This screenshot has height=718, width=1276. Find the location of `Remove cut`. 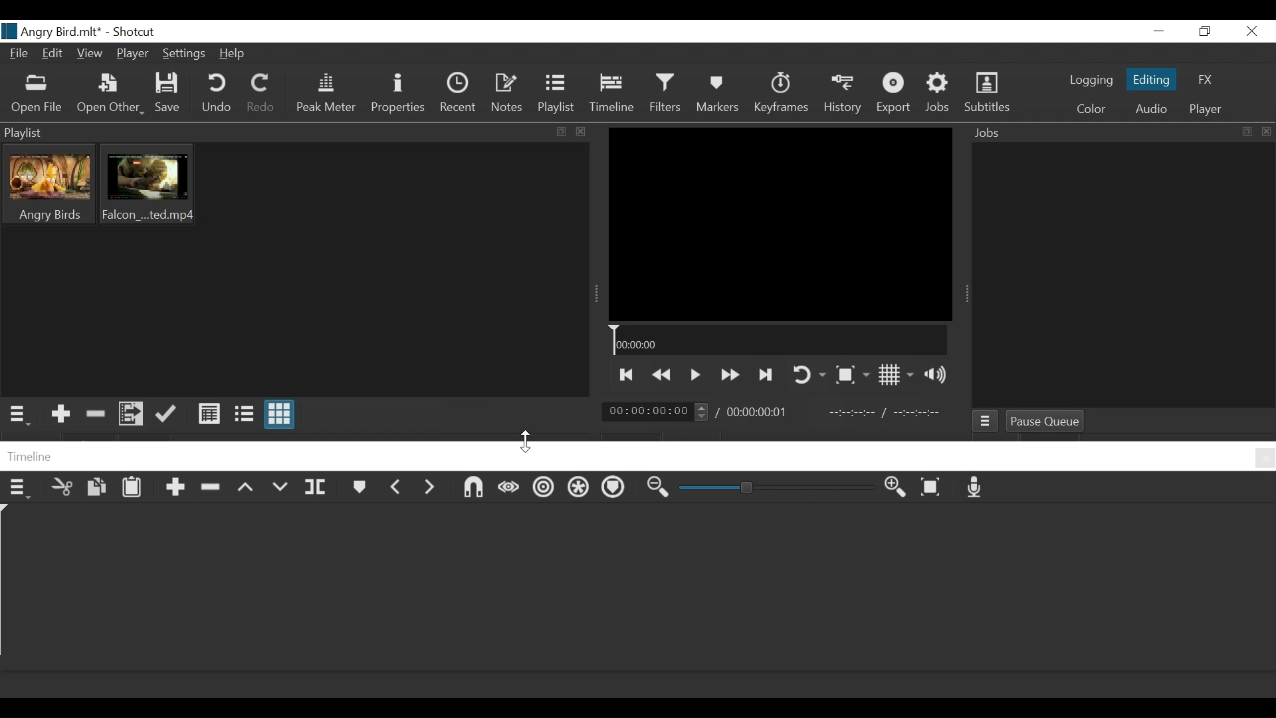

Remove cut is located at coordinates (97, 414).